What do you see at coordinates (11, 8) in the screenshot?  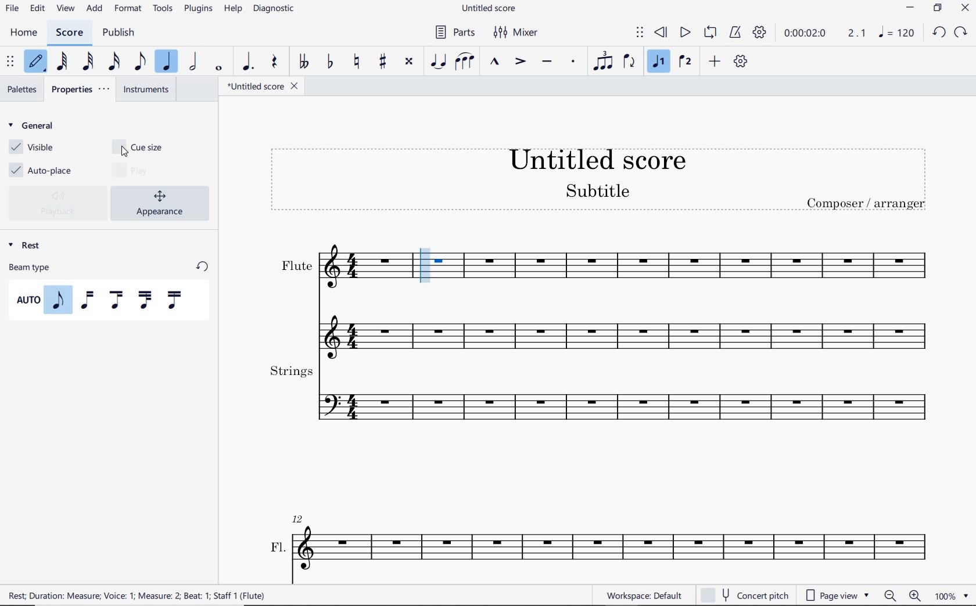 I see `file` at bounding box center [11, 8].